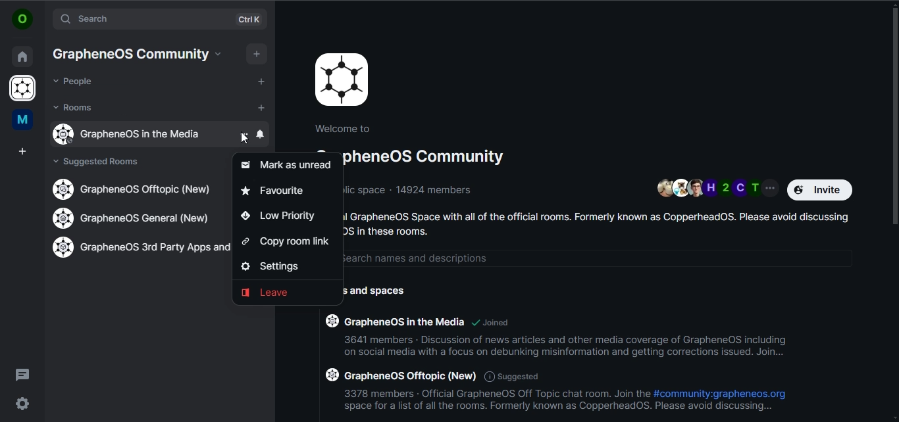 The width and height of the screenshot is (899, 422). Describe the element at coordinates (720, 394) in the screenshot. I see ` #communitv:arapheneos.ora` at that location.